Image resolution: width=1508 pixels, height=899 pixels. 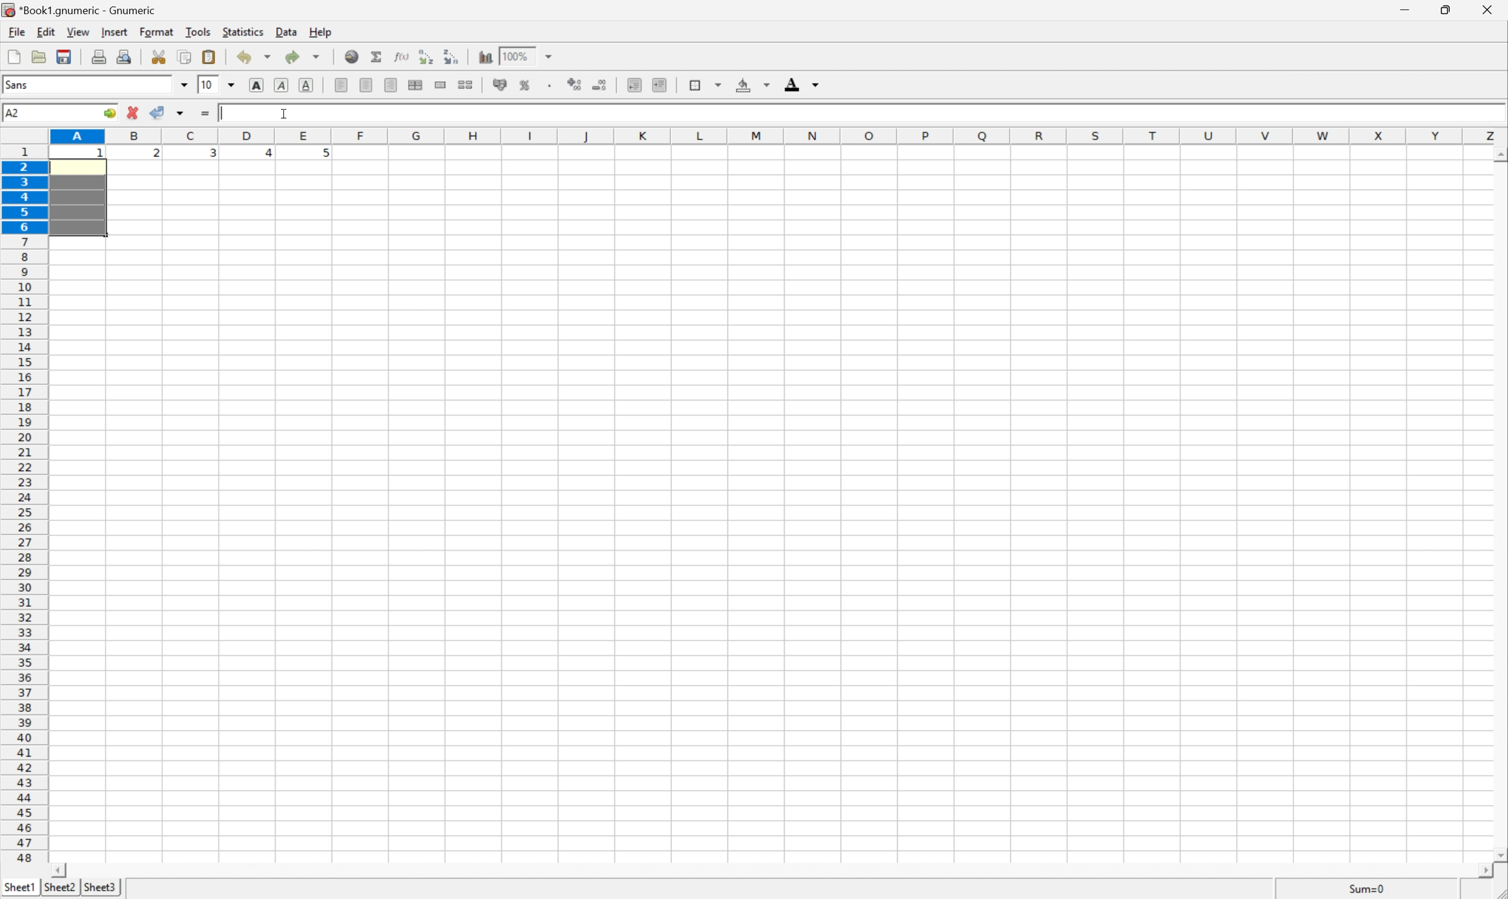 What do you see at coordinates (285, 32) in the screenshot?
I see `data` at bounding box center [285, 32].